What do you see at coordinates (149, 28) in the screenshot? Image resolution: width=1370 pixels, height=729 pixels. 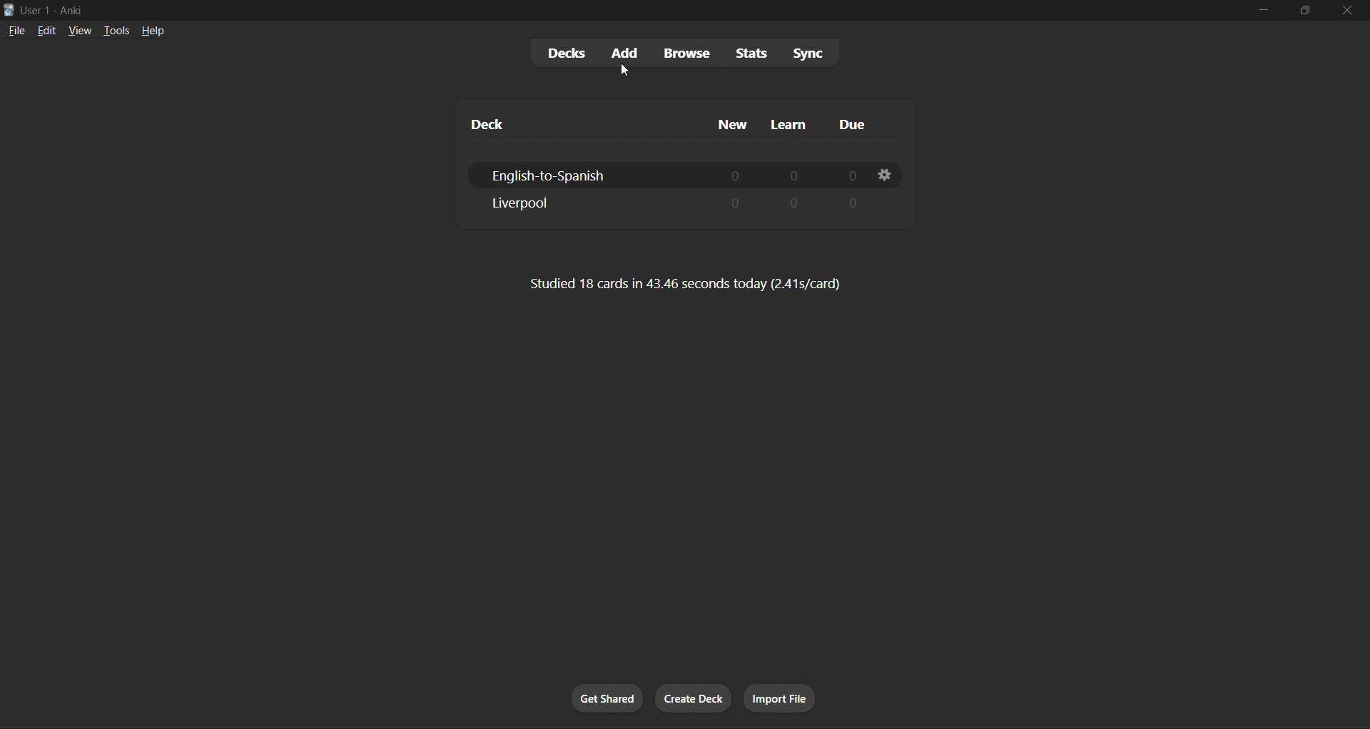 I see `help` at bounding box center [149, 28].